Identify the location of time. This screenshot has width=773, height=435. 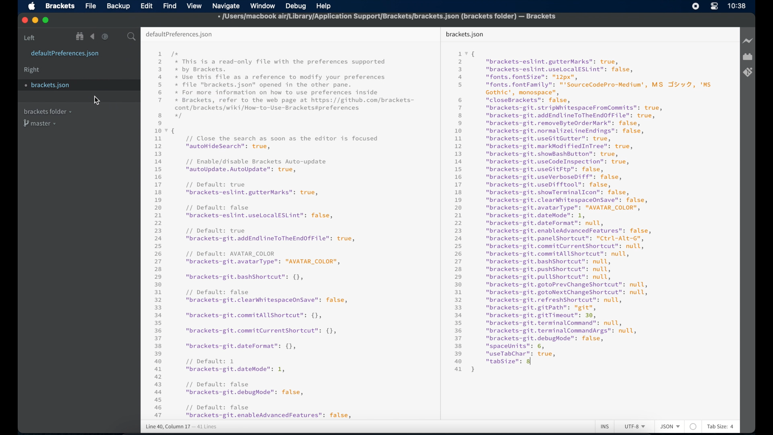
(737, 6).